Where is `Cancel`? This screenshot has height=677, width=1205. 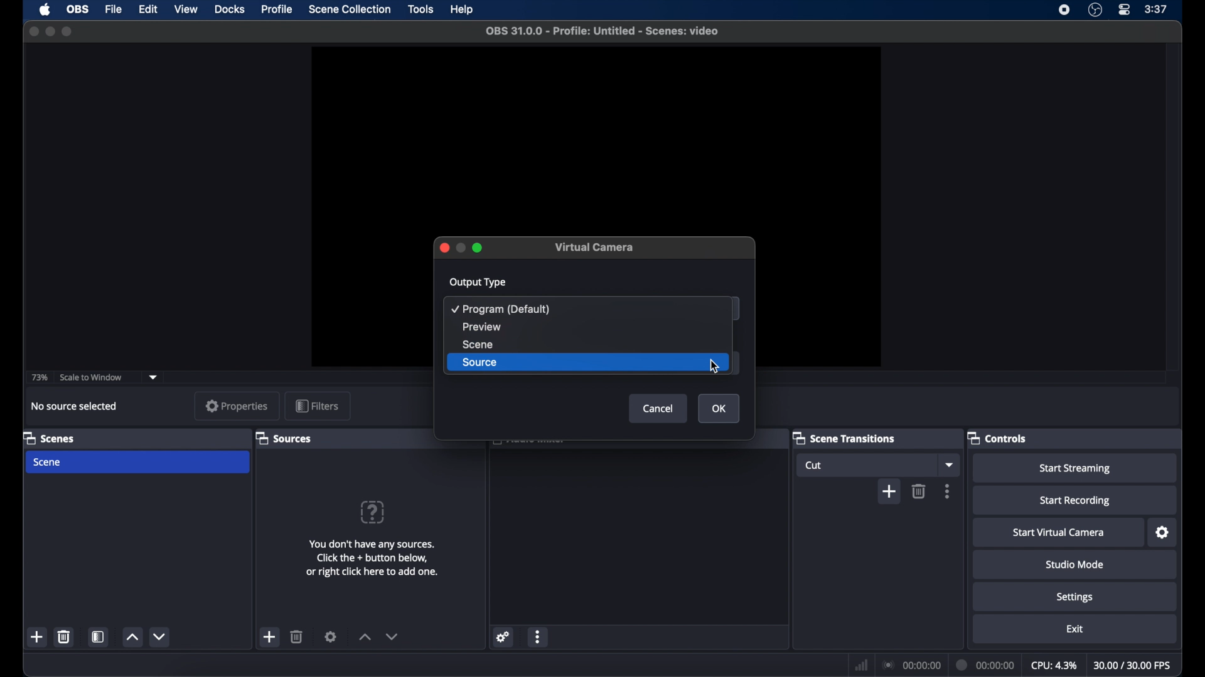
Cancel is located at coordinates (659, 409).